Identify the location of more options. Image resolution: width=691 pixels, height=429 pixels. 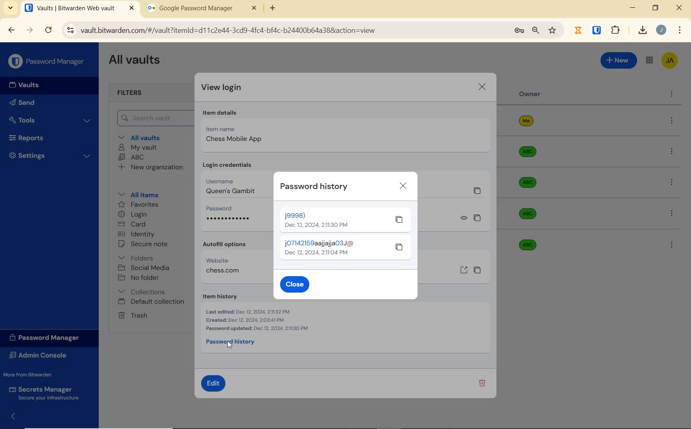
(672, 244).